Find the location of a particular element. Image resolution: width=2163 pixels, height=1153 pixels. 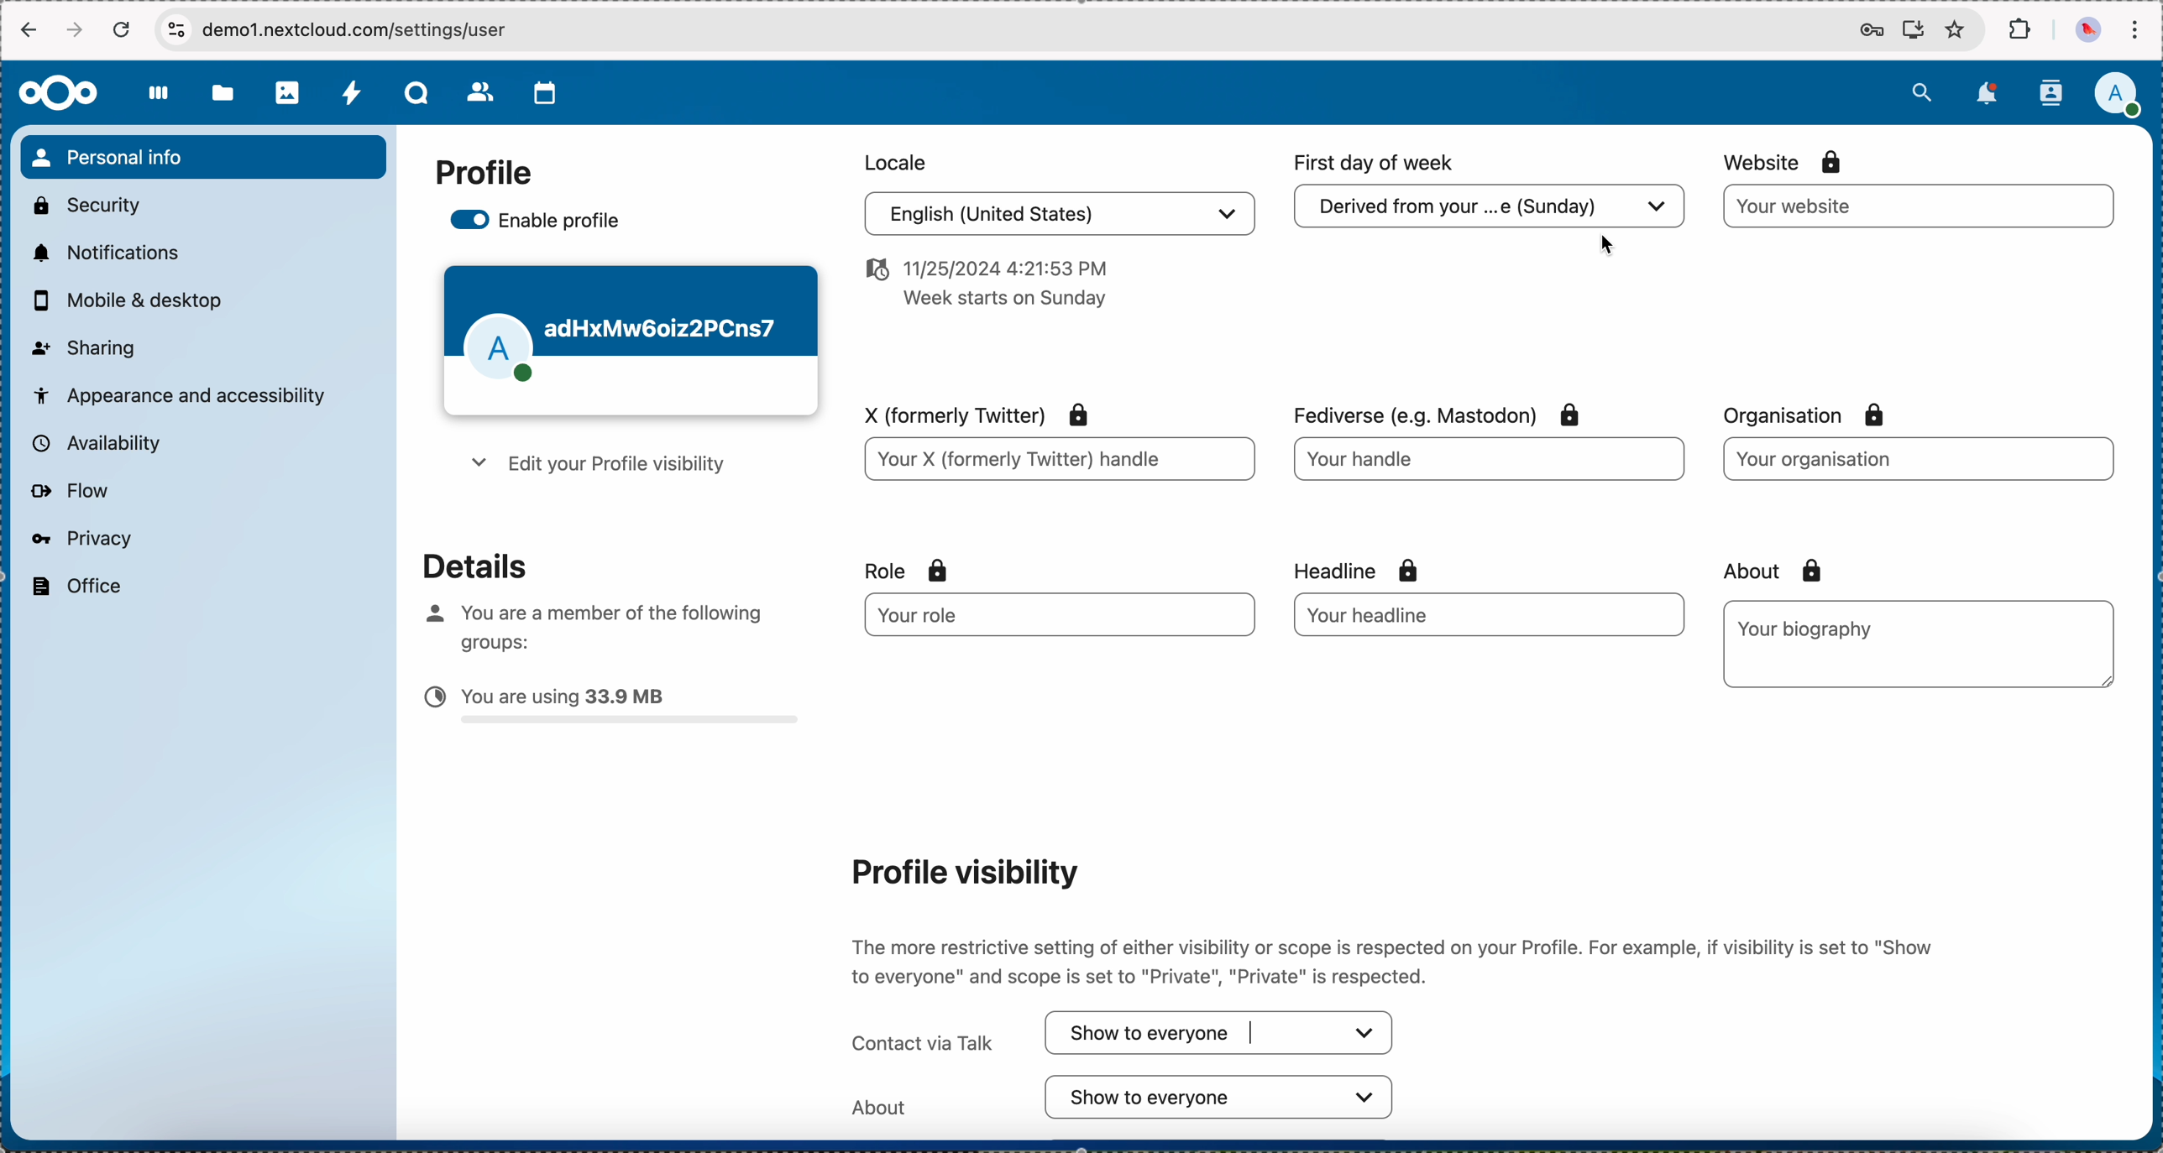

install Nextcloud is located at coordinates (1914, 32).